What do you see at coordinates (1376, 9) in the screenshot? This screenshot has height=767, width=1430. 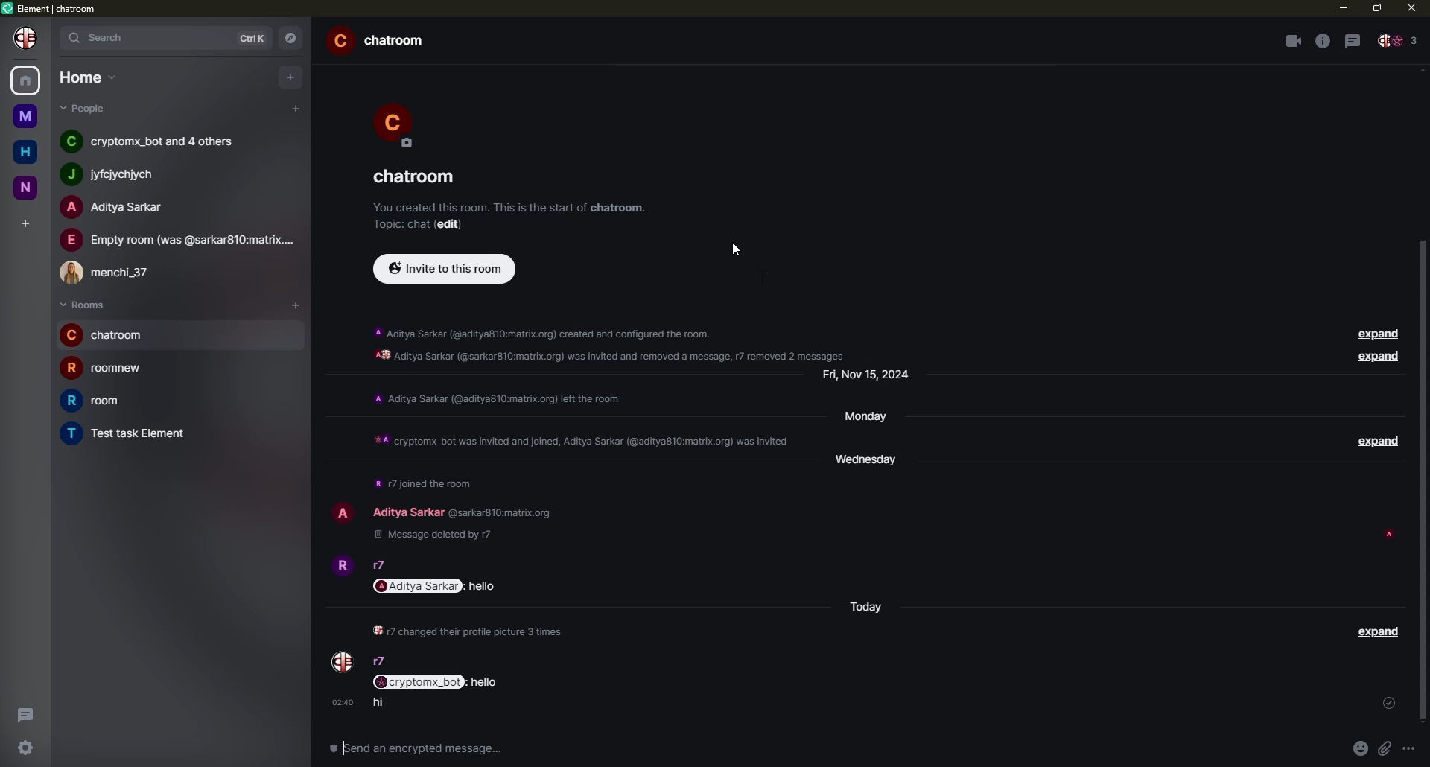 I see `max` at bounding box center [1376, 9].